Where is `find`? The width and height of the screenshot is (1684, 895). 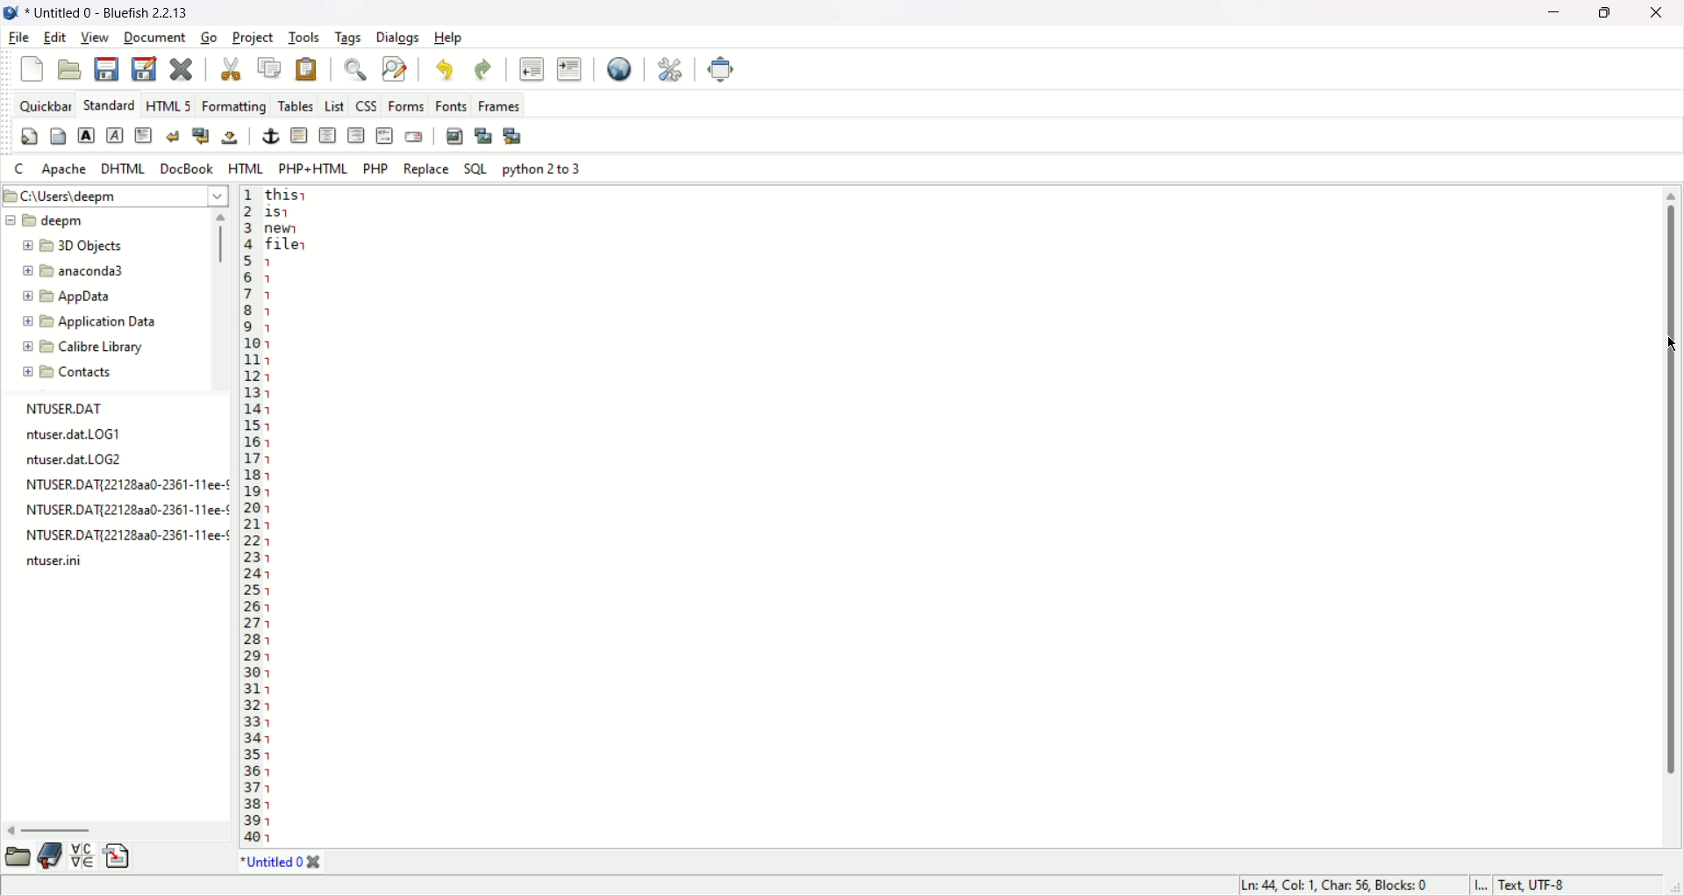
find is located at coordinates (352, 71).